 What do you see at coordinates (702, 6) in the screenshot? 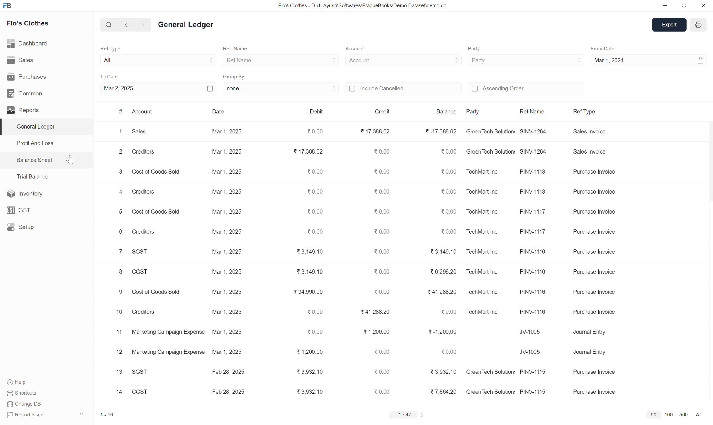
I see `close` at bounding box center [702, 6].